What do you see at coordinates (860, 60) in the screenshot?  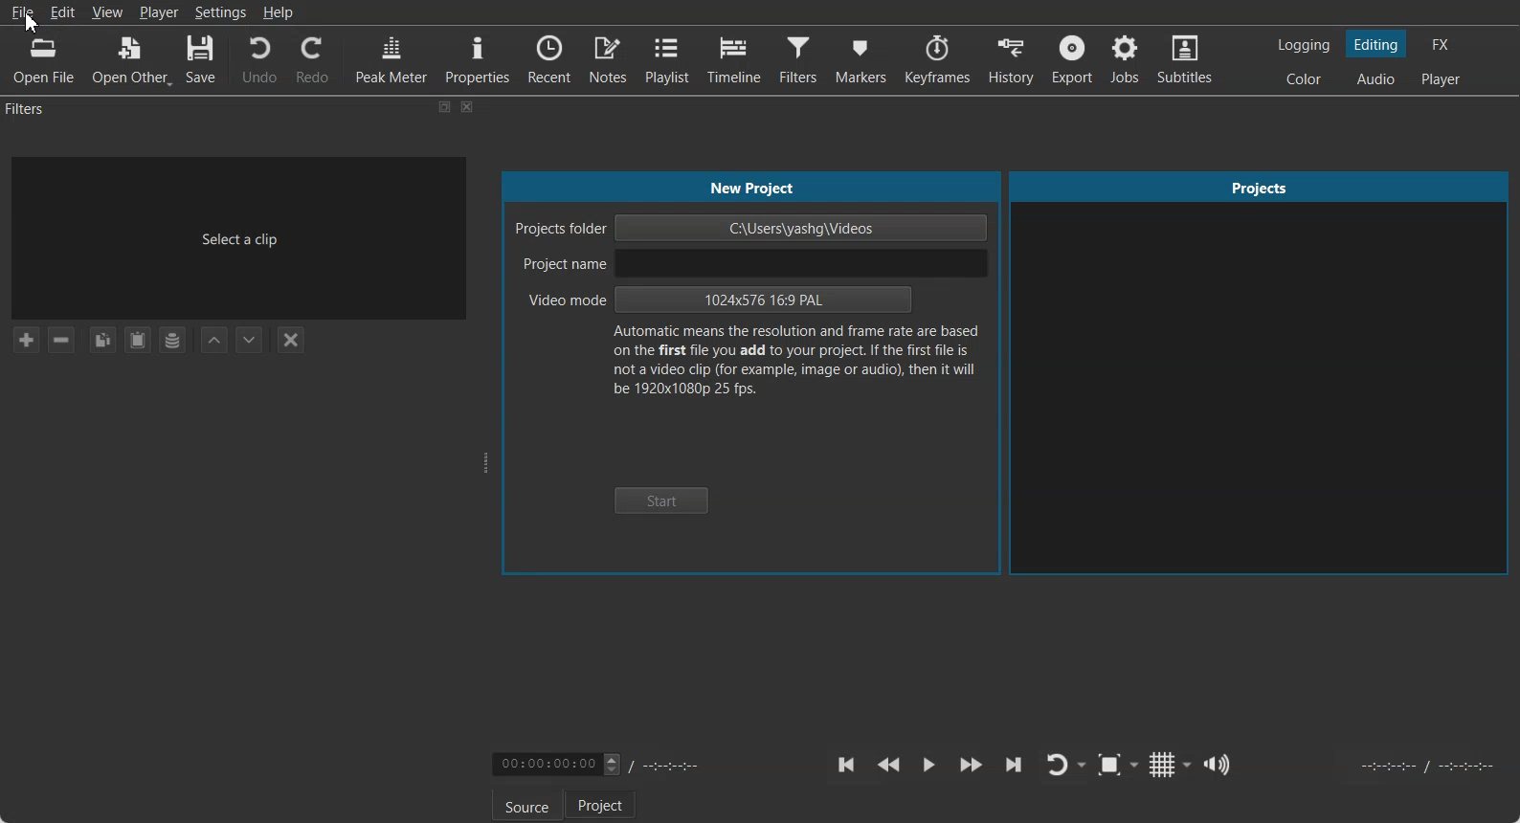 I see `Markers` at bounding box center [860, 60].